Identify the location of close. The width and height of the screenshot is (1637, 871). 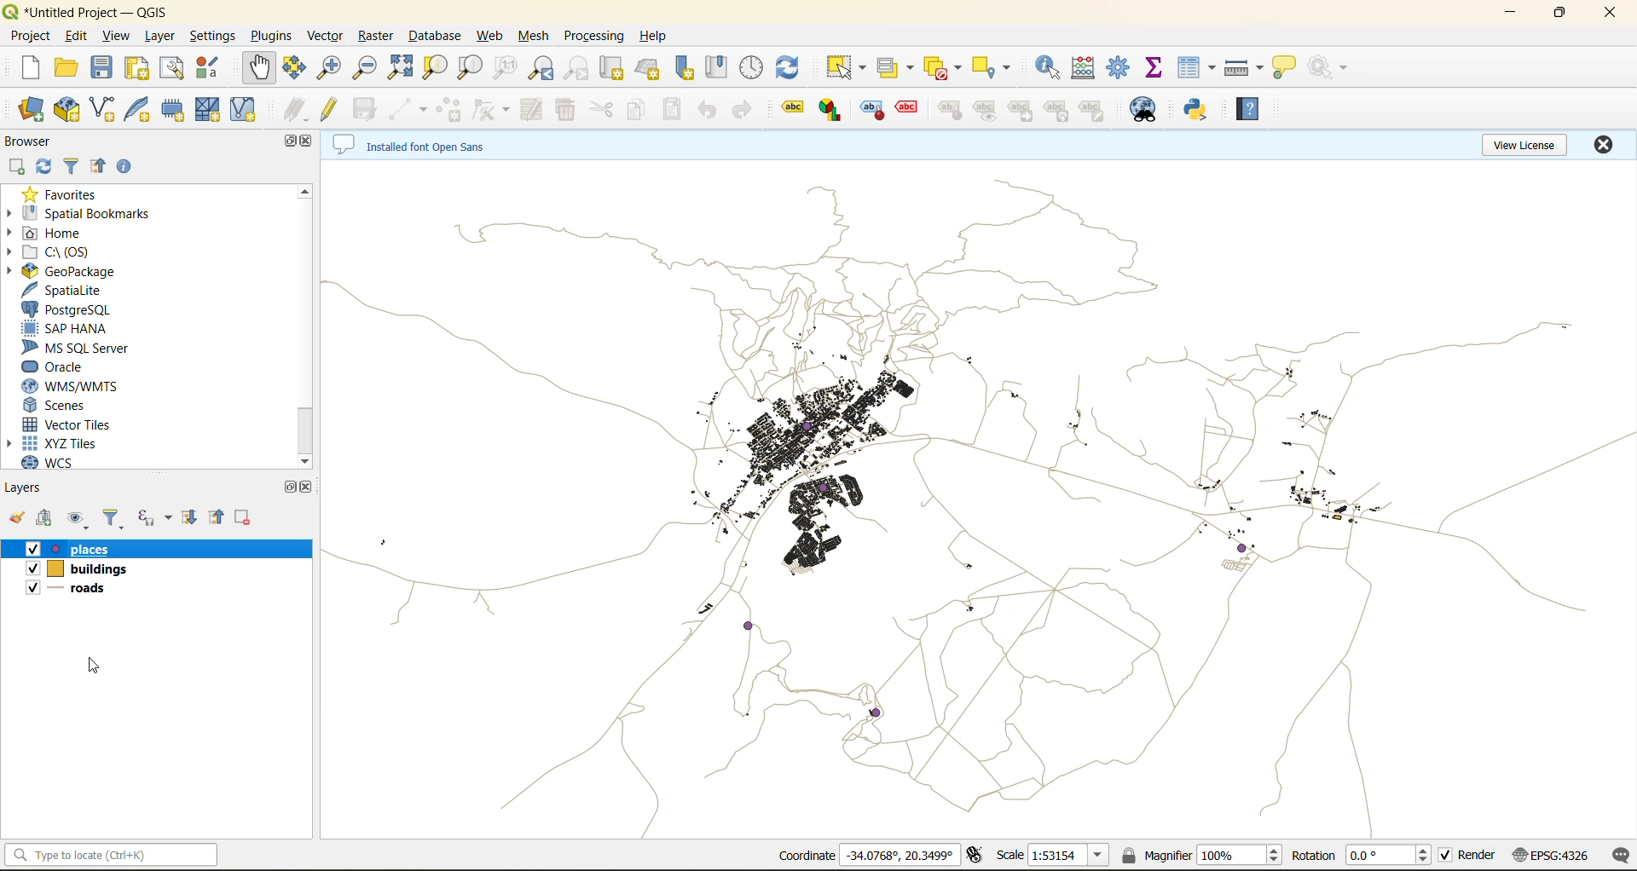
(309, 487).